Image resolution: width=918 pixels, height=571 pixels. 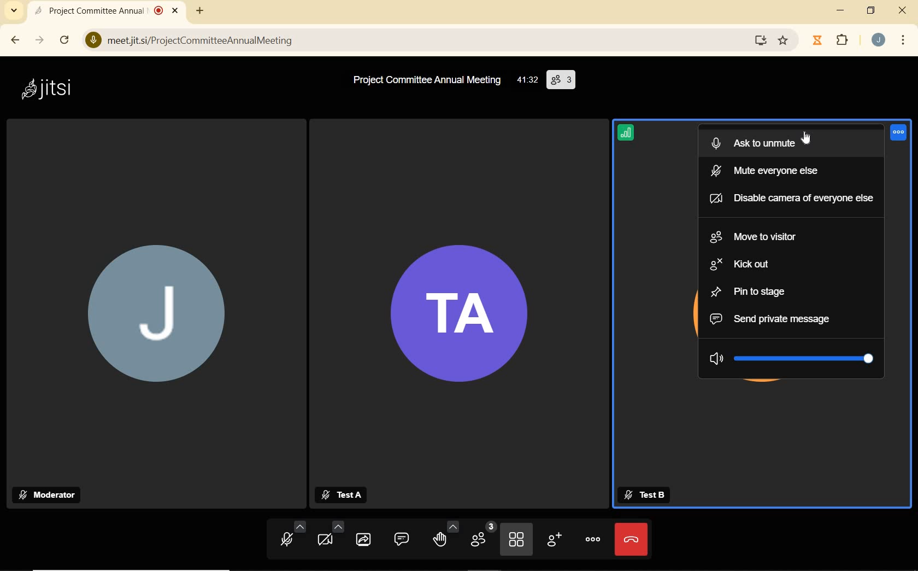 What do you see at coordinates (554, 540) in the screenshot?
I see `INVITE PEOPLE` at bounding box center [554, 540].